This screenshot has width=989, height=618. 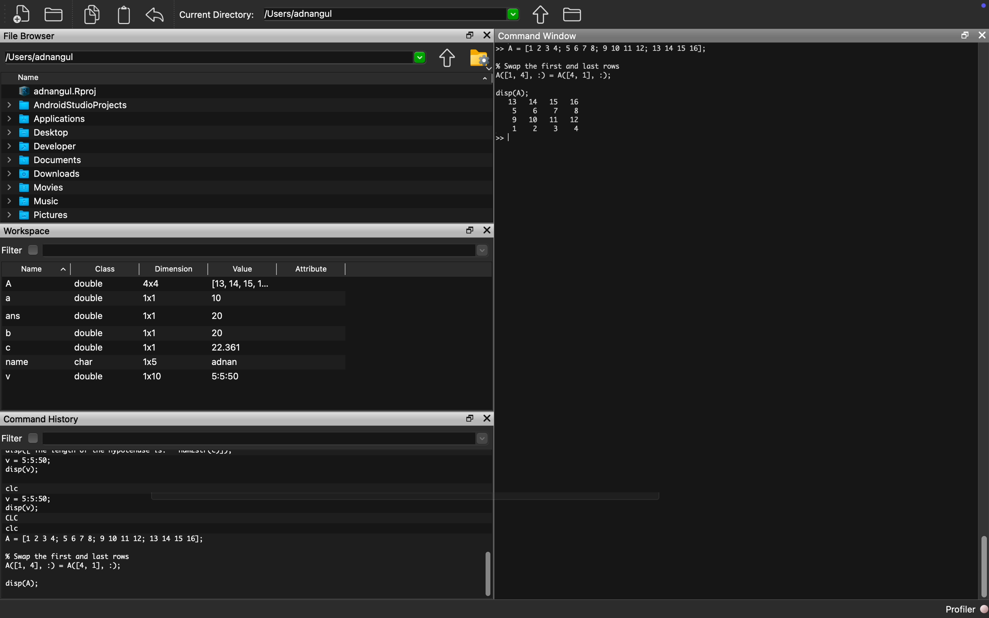 What do you see at coordinates (551, 35) in the screenshot?
I see `Command Window` at bounding box center [551, 35].